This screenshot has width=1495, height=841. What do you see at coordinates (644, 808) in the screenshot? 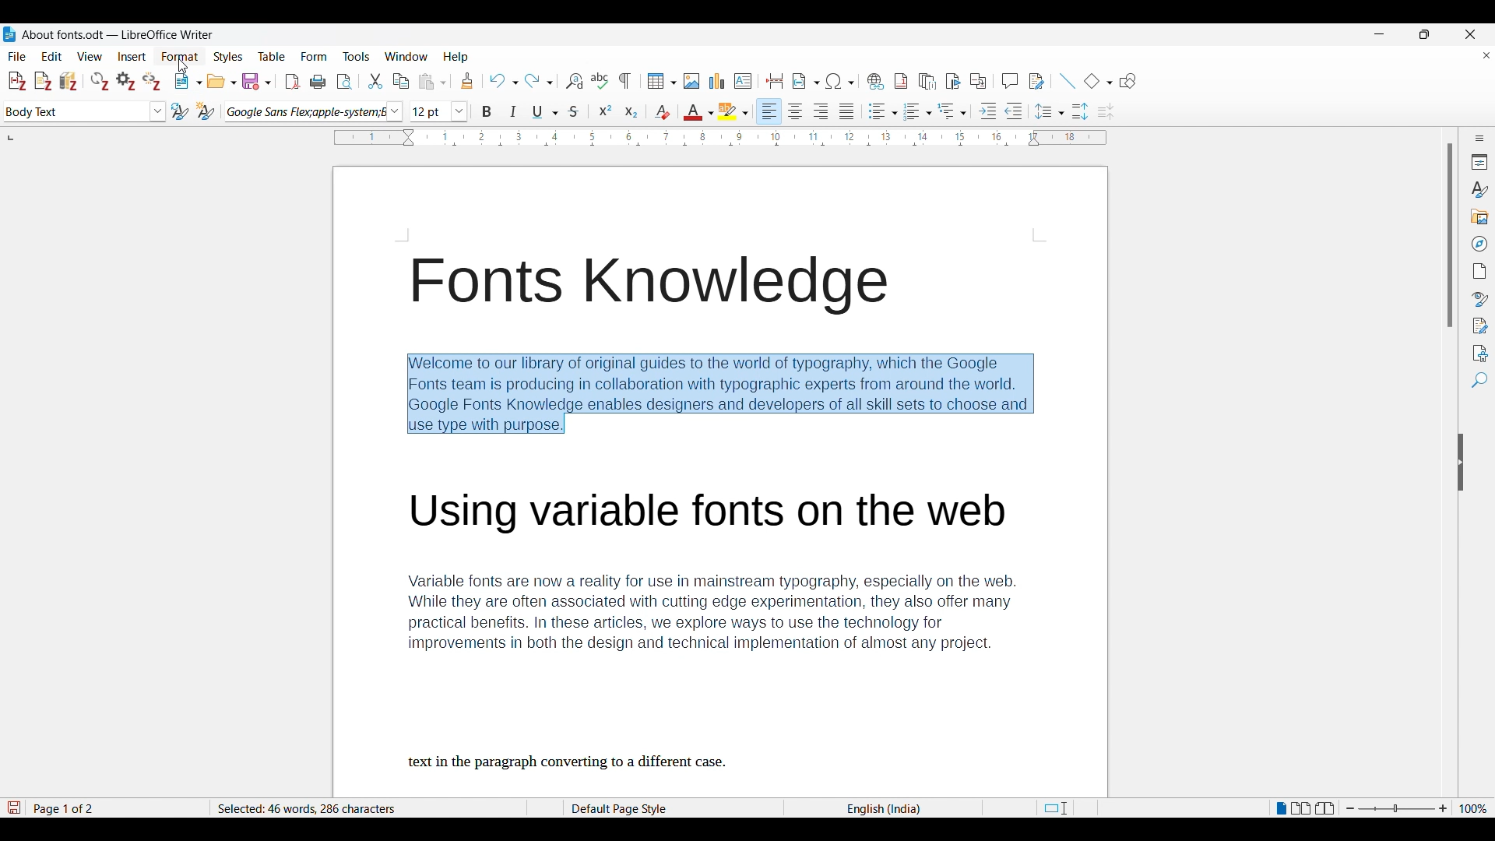
I see `Page style` at bounding box center [644, 808].